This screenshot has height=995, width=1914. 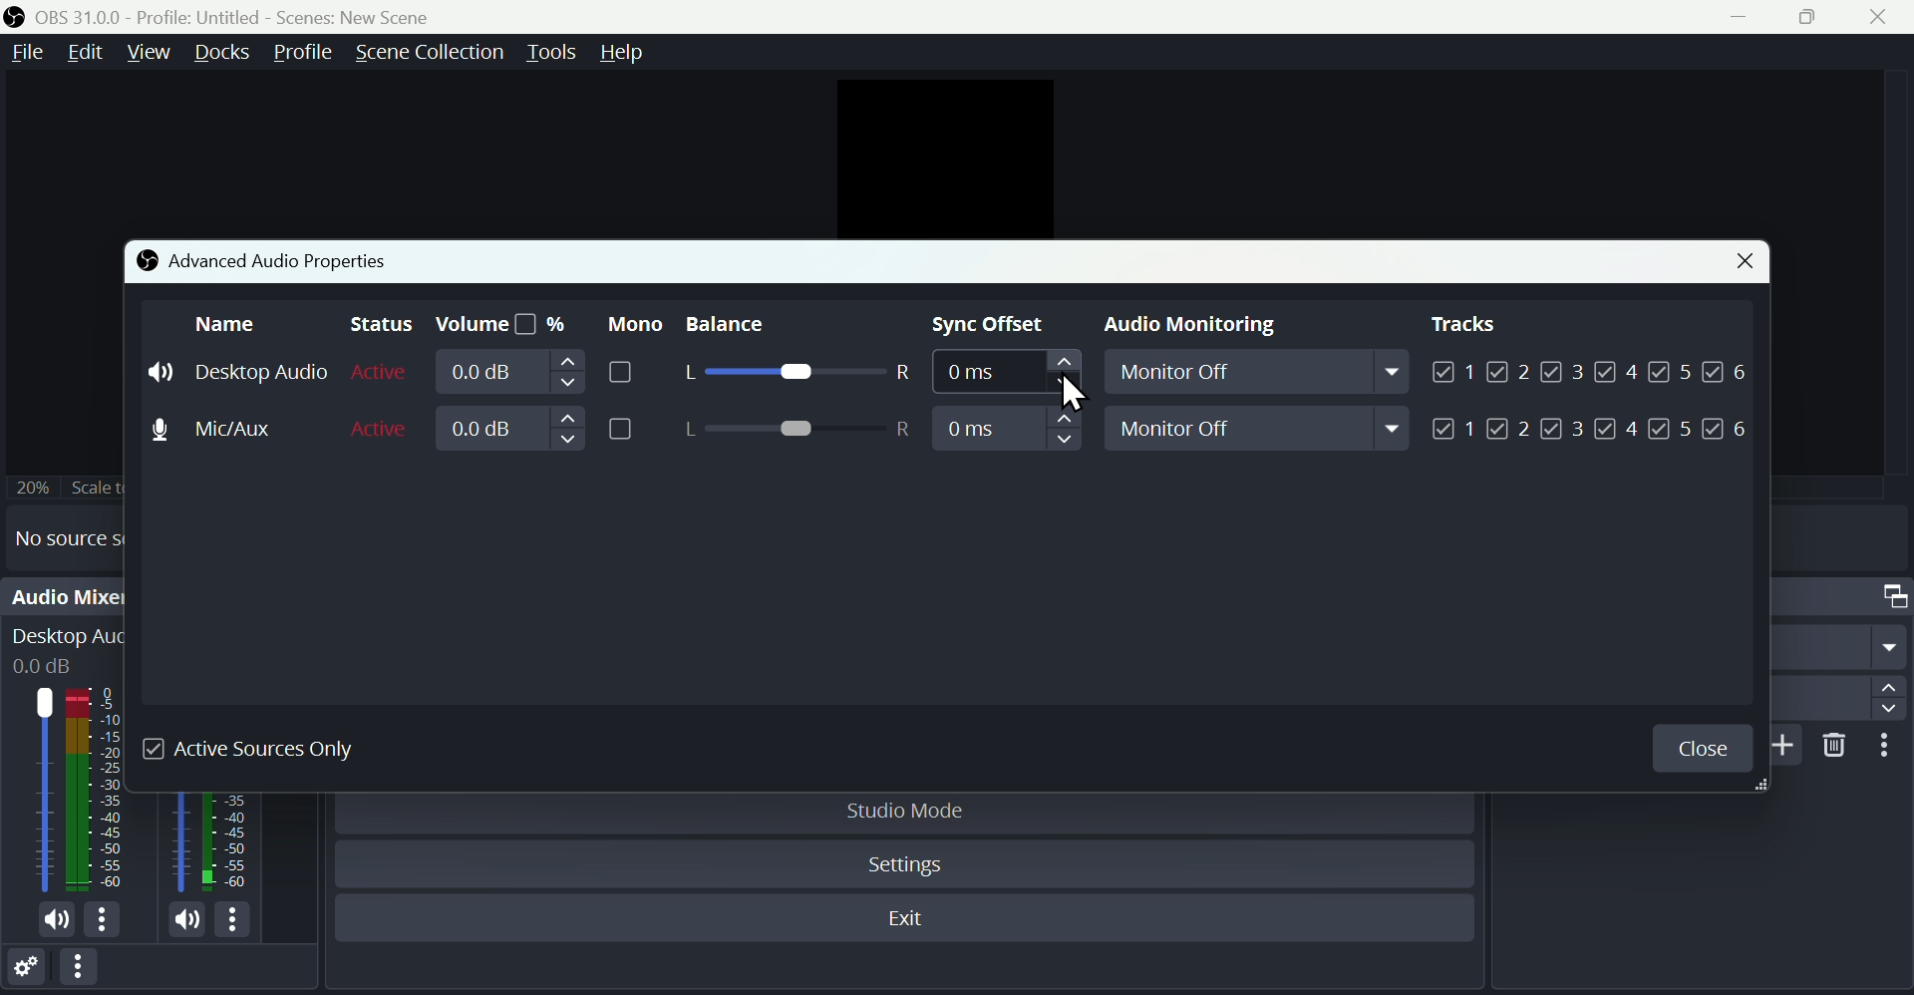 What do you see at coordinates (913, 921) in the screenshot?
I see `Exit` at bounding box center [913, 921].